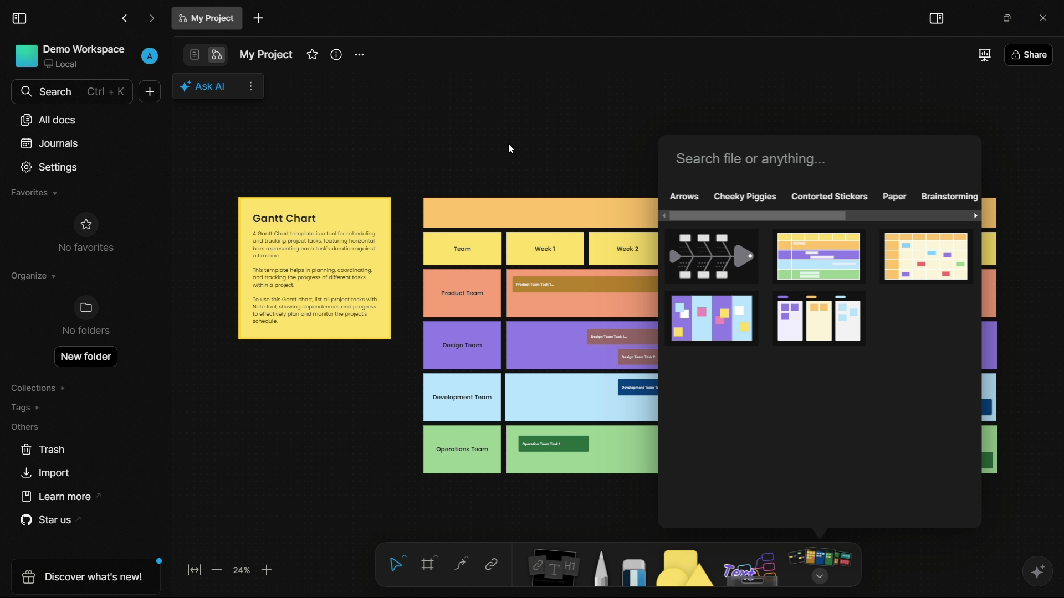 This screenshot has height=598, width=1064. Describe the element at coordinates (85, 317) in the screenshot. I see `no folders` at that location.